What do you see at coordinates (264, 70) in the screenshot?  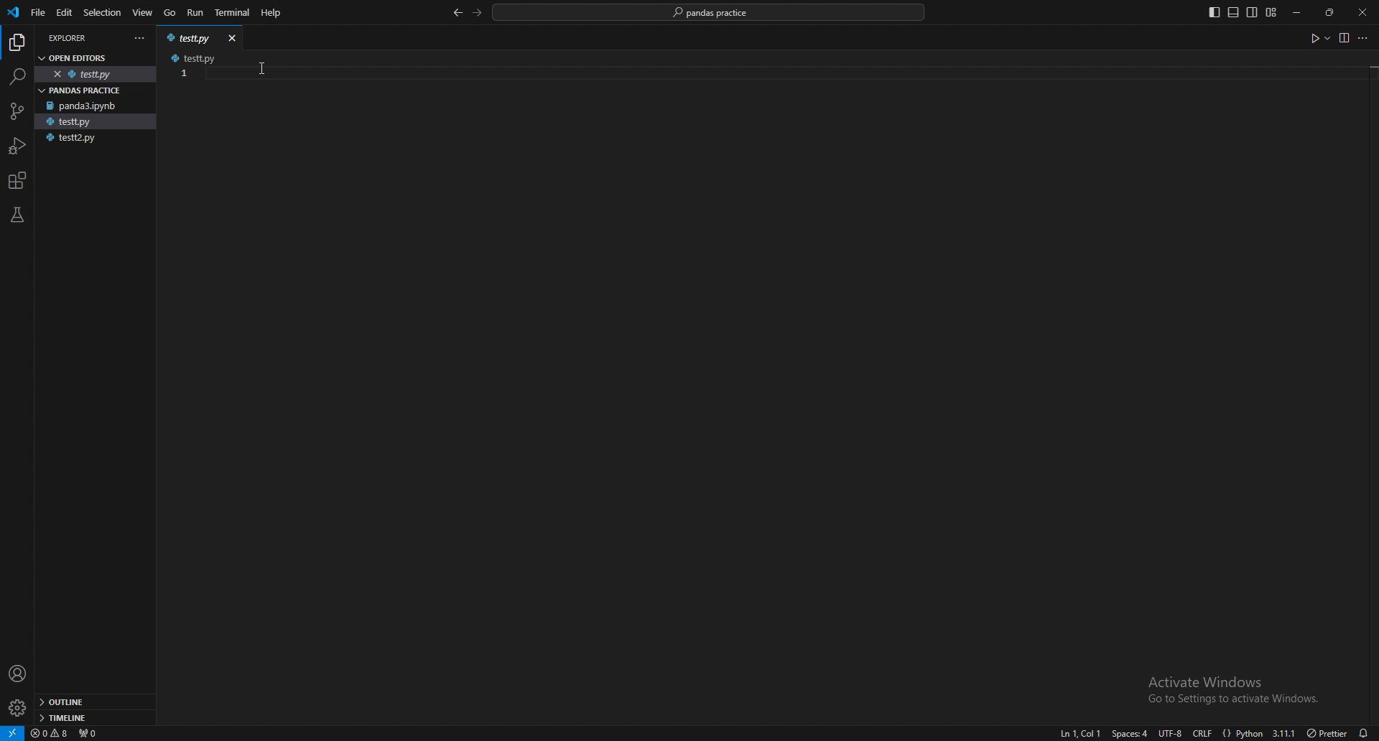 I see `cursor` at bounding box center [264, 70].